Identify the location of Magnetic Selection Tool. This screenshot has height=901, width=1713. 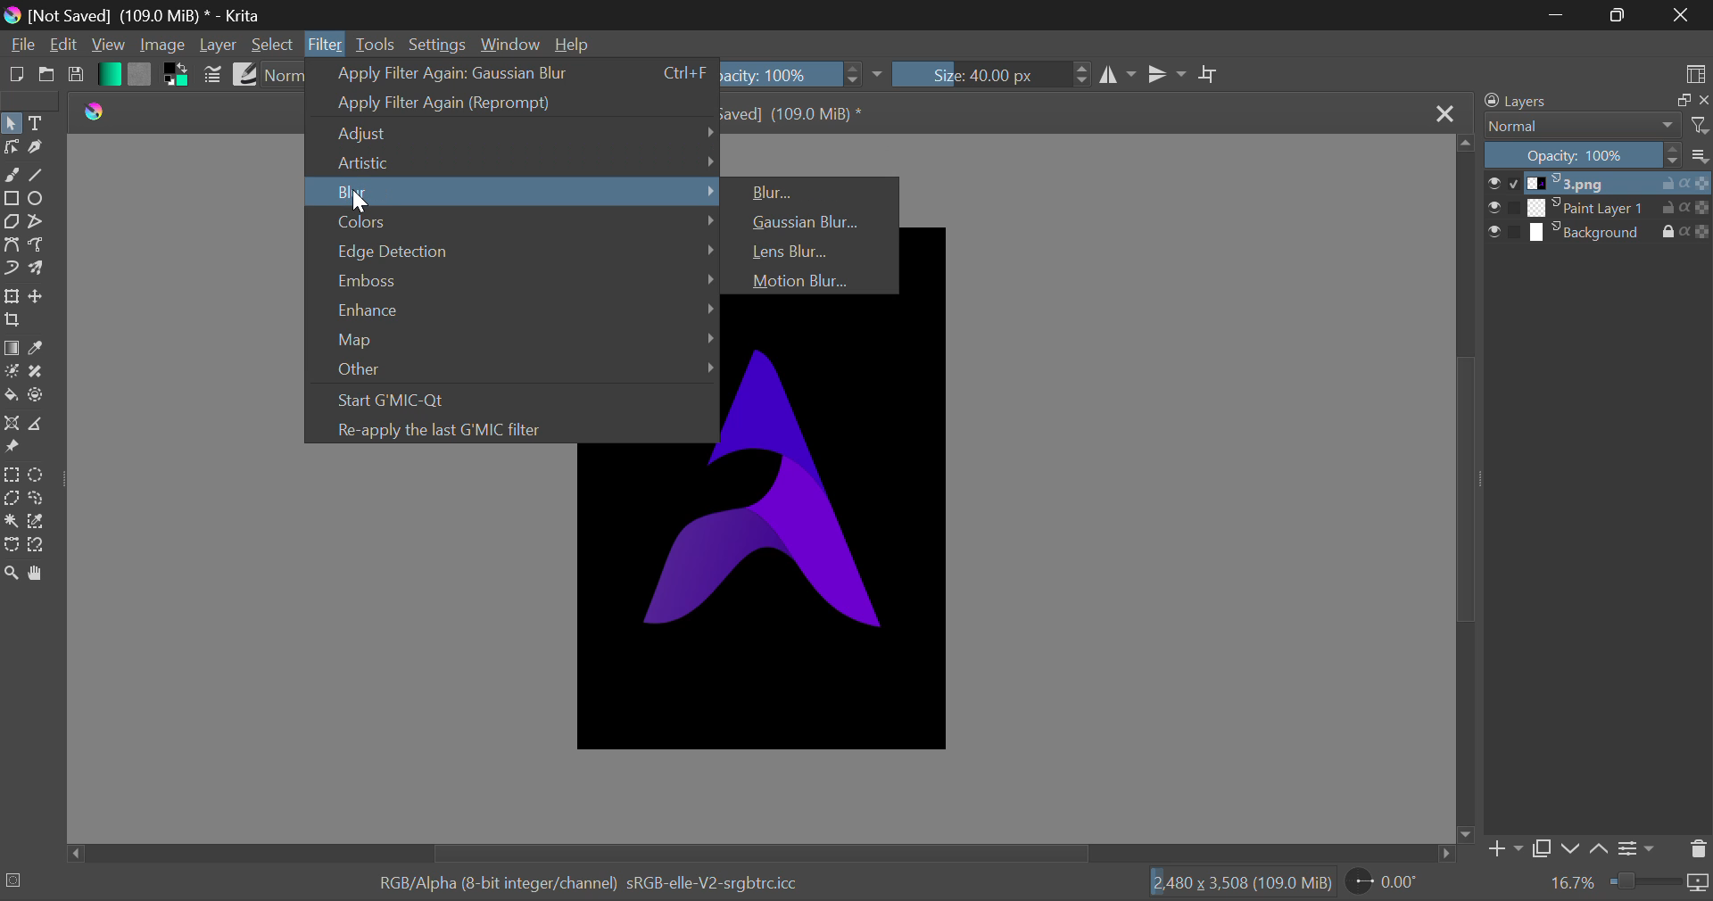
(37, 549).